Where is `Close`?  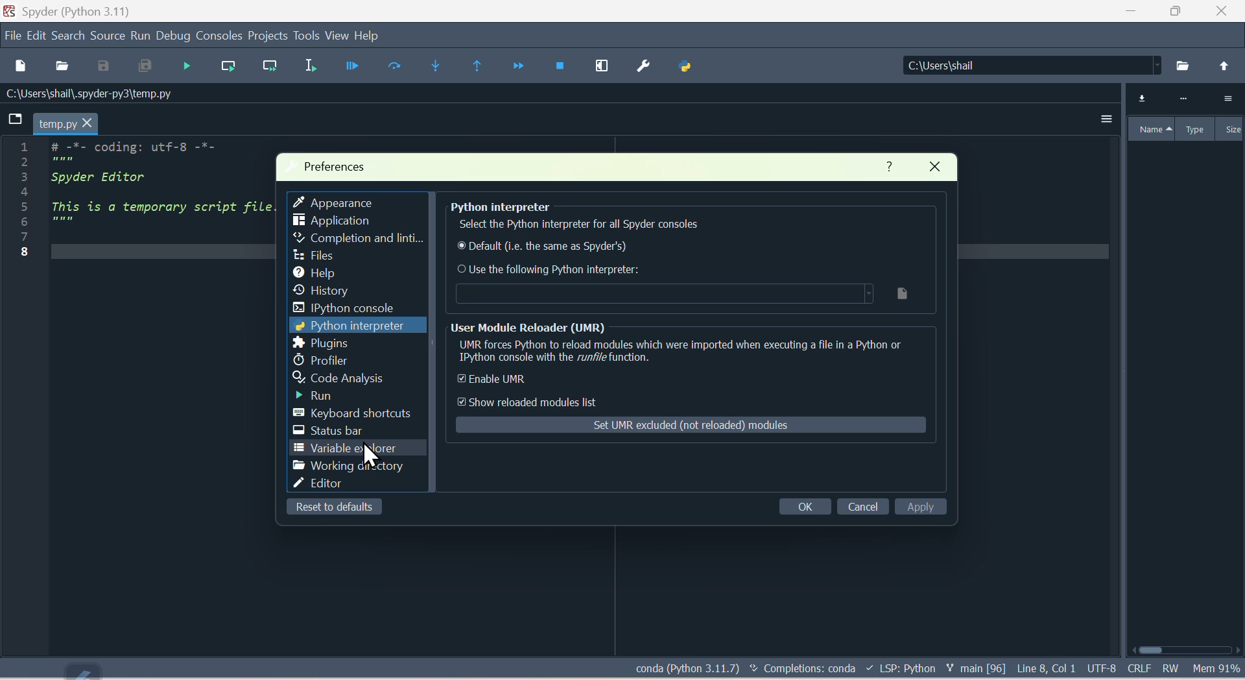 Close is located at coordinates (1226, 13).